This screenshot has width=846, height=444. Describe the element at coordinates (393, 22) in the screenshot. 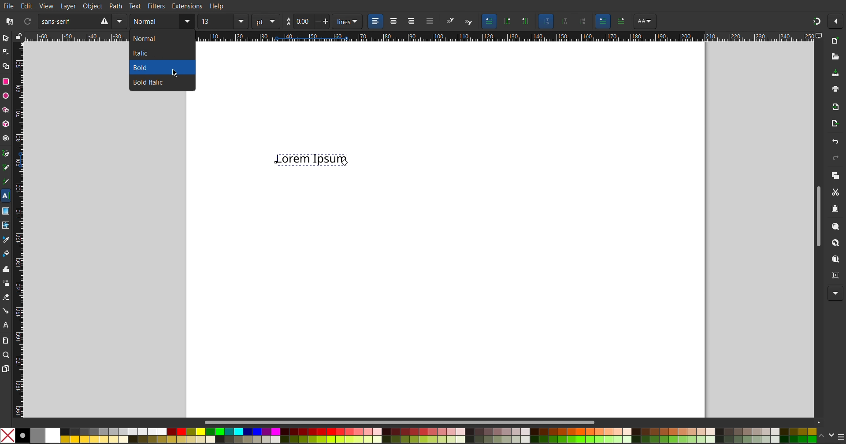

I see `Center Align` at that location.